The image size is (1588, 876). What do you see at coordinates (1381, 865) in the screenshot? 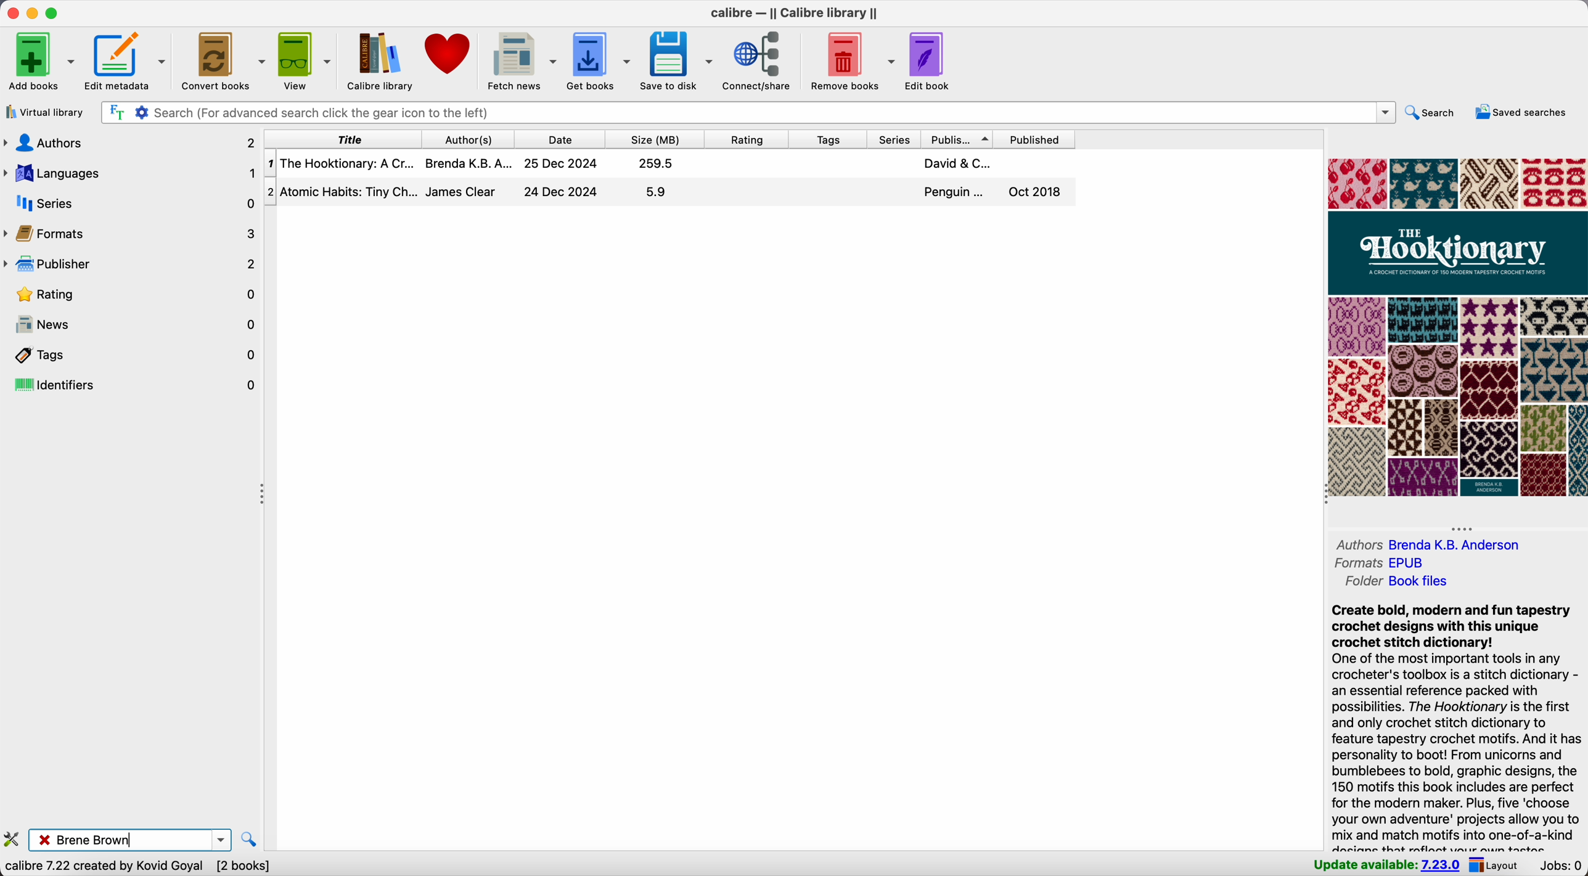
I see `update available` at bounding box center [1381, 865].